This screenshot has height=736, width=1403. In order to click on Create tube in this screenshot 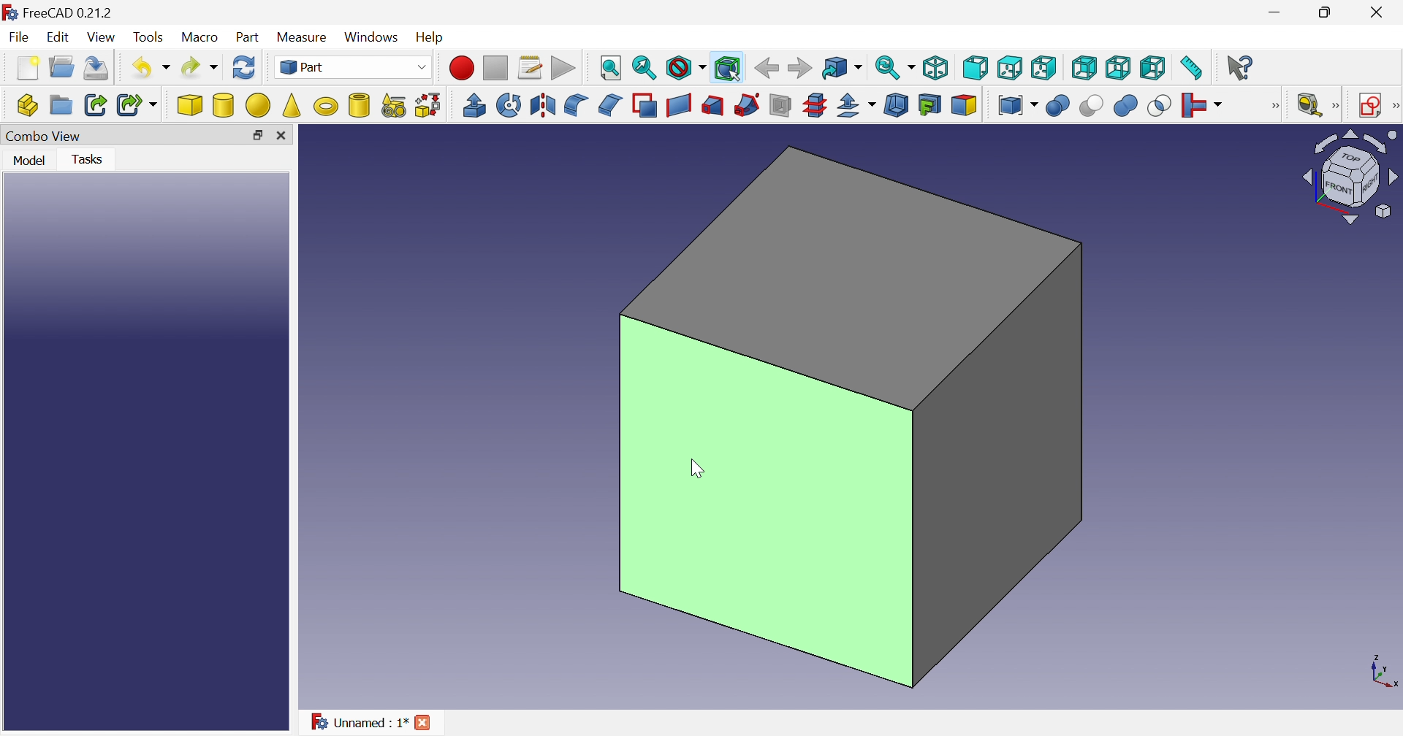, I will do `click(359, 104)`.